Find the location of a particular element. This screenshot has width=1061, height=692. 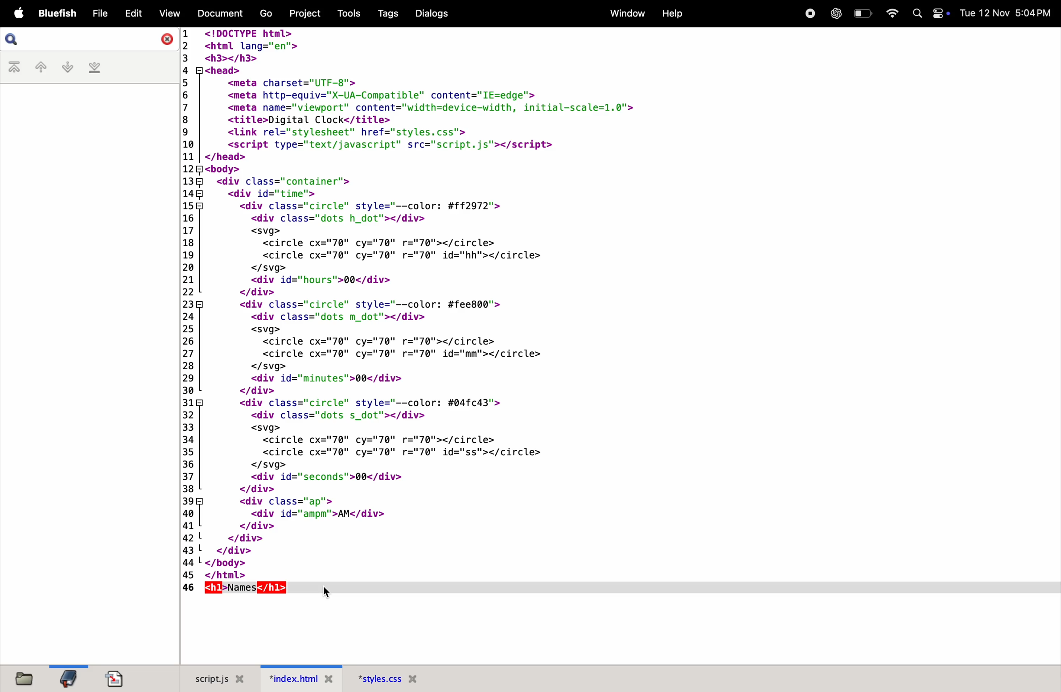

tools is located at coordinates (351, 14).